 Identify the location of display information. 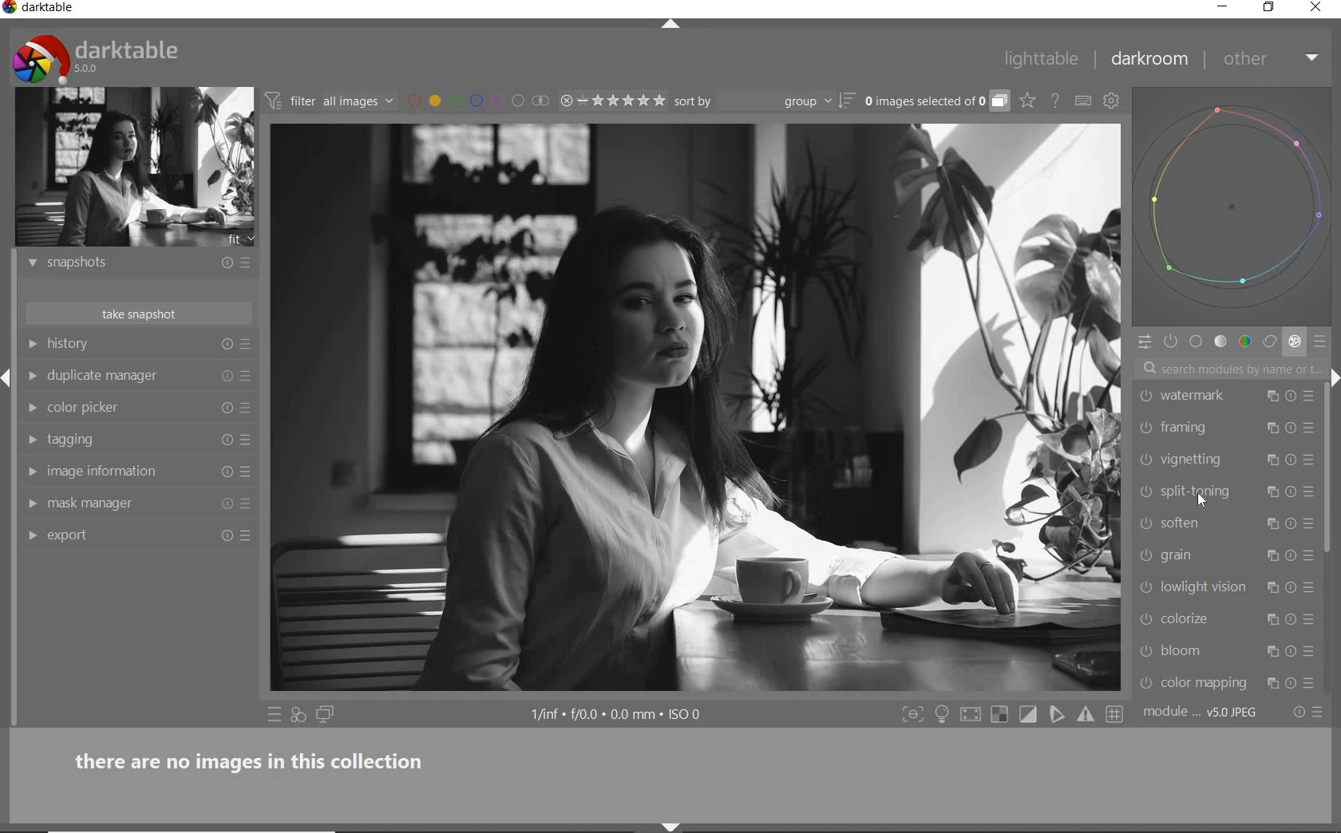
(618, 716).